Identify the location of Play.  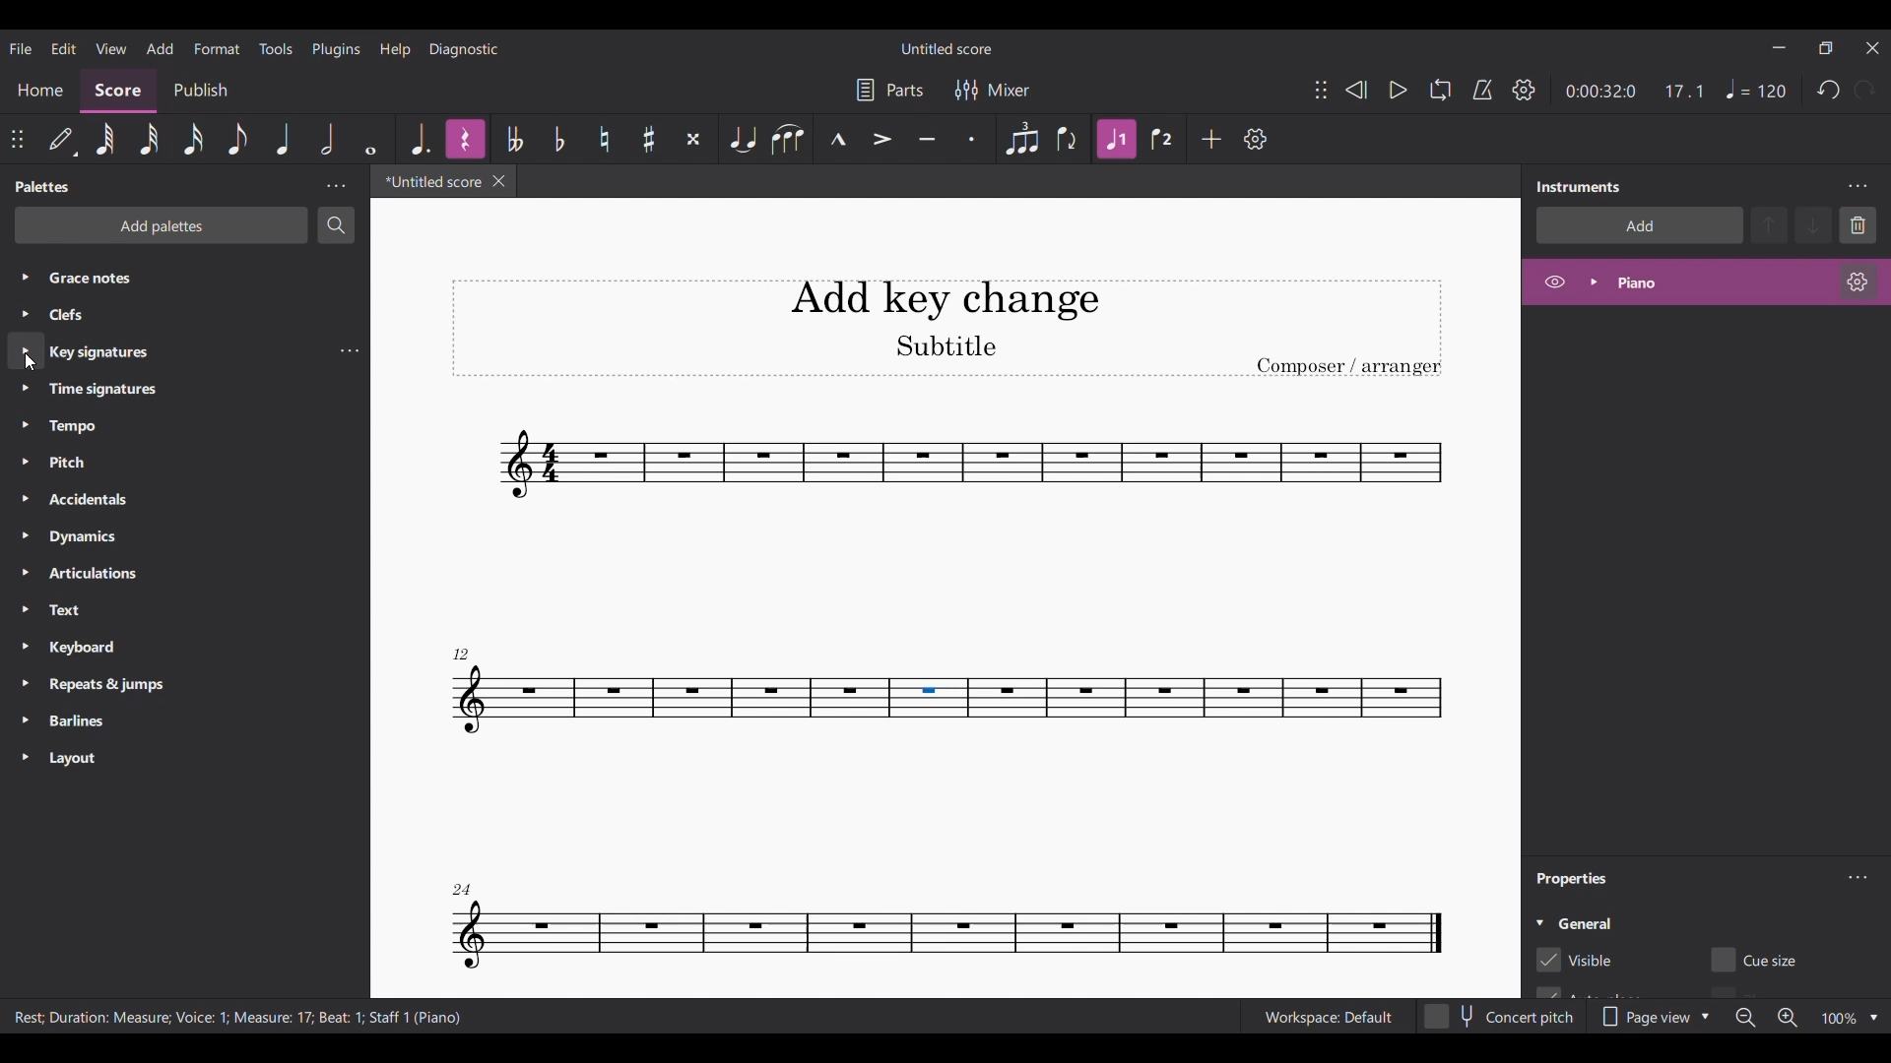
(1398, 90).